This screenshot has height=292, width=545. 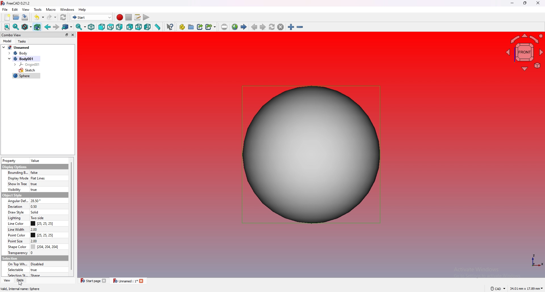 I want to click on selection, so click(x=14, y=258).